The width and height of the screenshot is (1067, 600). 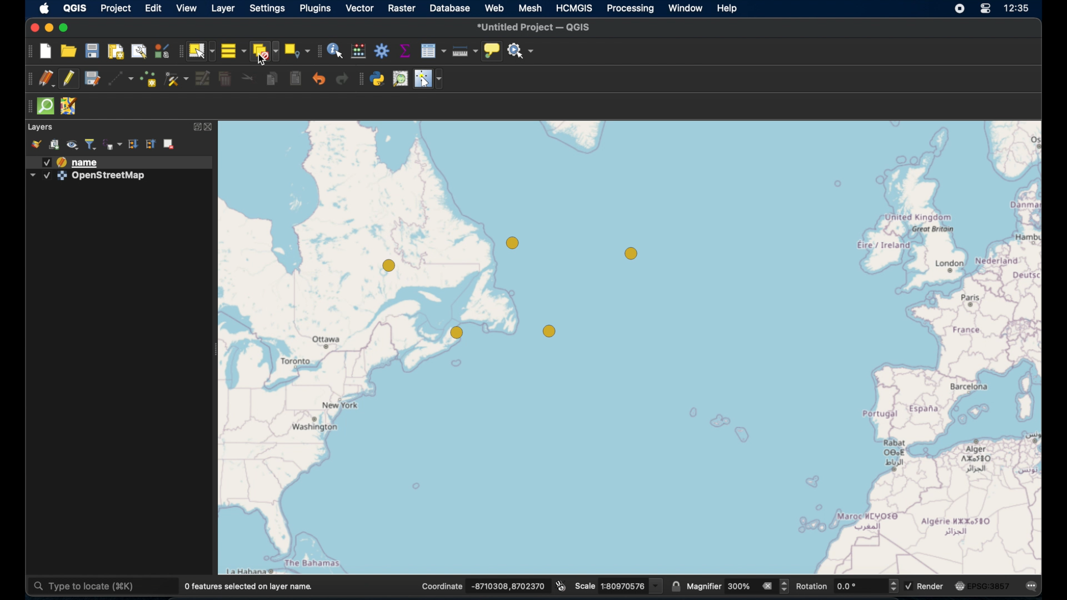 What do you see at coordinates (150, 144) in the screenshot?
I see `expand all` at bounding box center [150, 144].